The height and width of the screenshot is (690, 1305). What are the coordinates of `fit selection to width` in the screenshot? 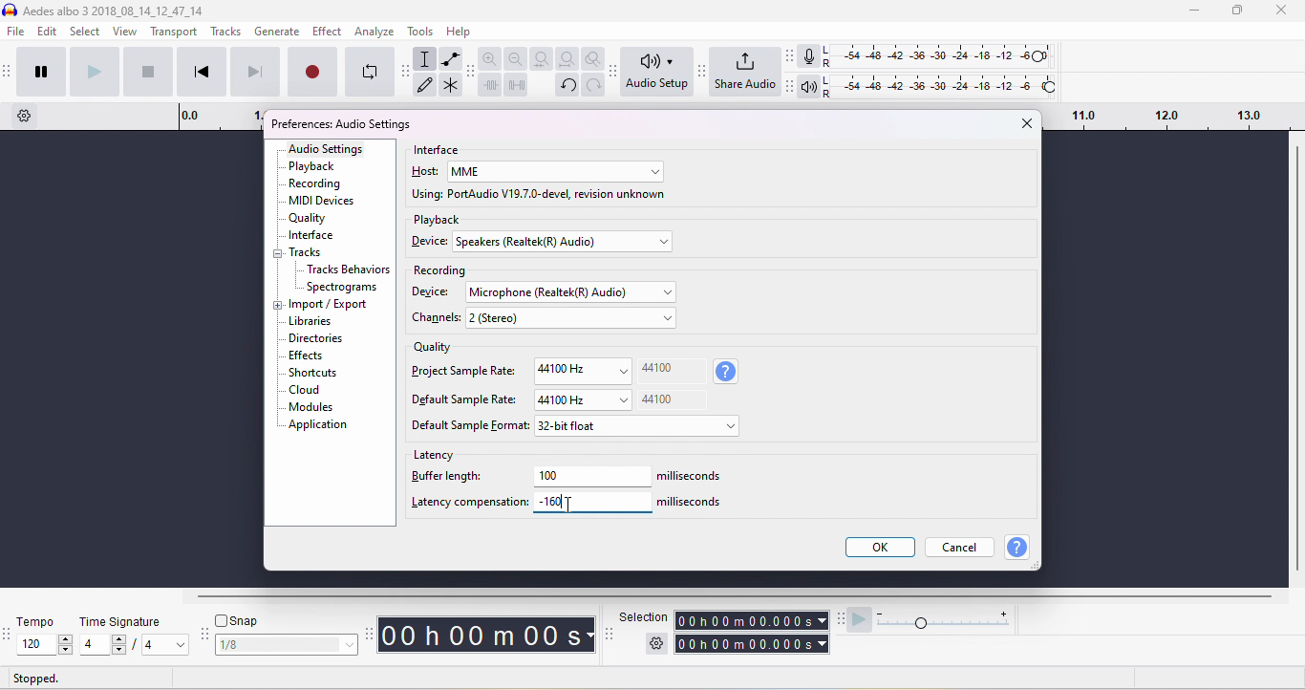 It's located at (544, 59).